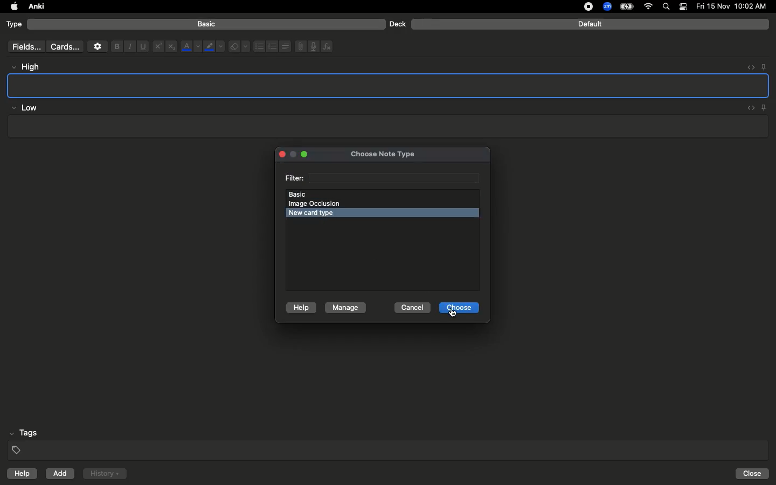  Describe the element at coordinates (305, 155) in the screenshot. I see `maximize` at that location.